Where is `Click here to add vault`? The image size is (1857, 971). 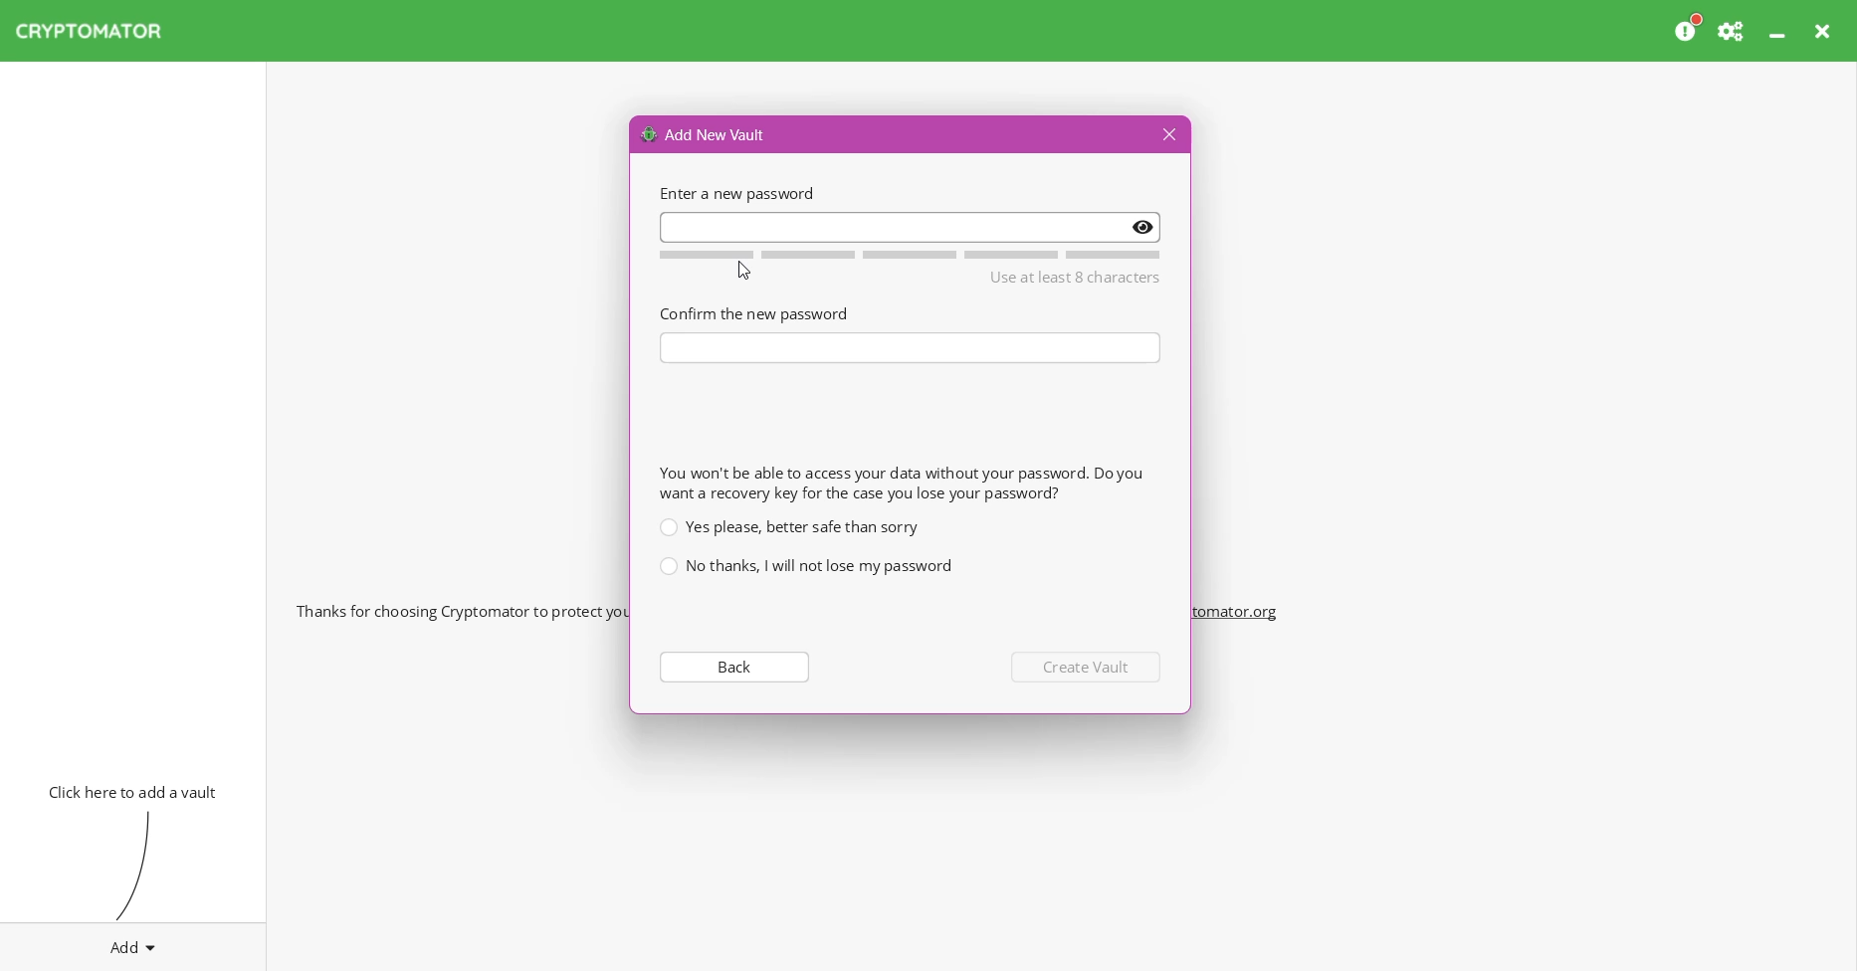
Click here to add vault is located at coordinates (128, 790).